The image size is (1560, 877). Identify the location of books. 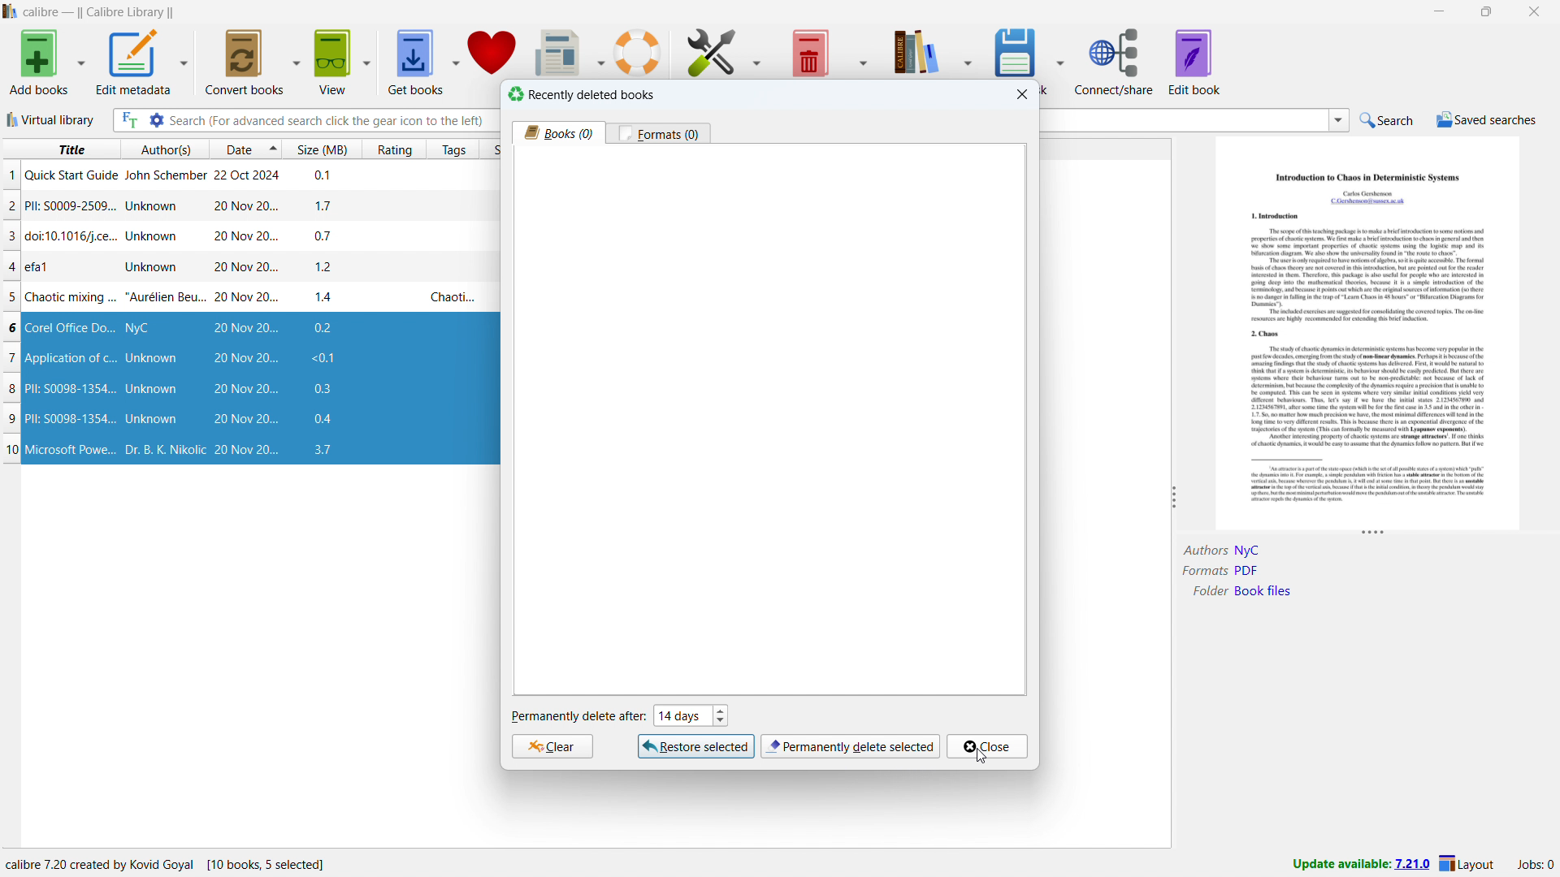
(559, 132).